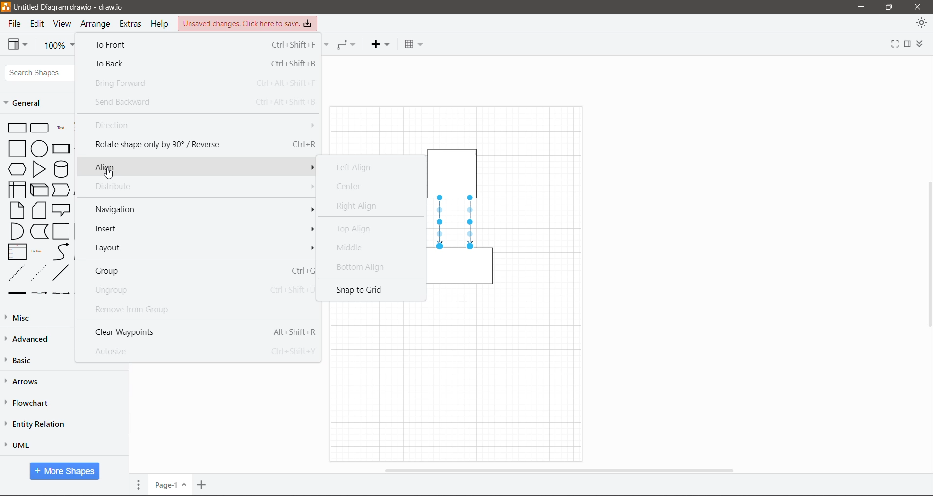 The height and width of the screenshot is (496, 933). I want to click on Navigation, so click(202, 211).